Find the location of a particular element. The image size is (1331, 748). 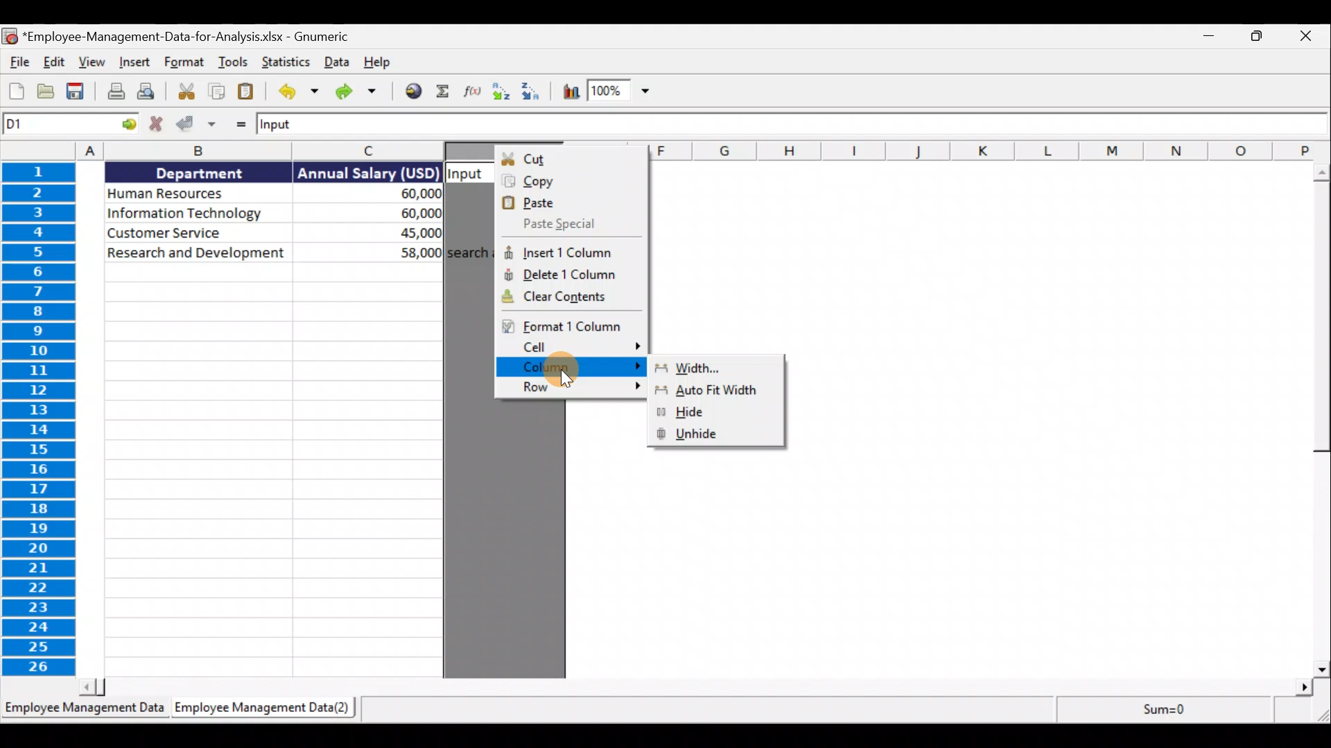

Edit a function in the current cell is located at coordinates (471, 93).